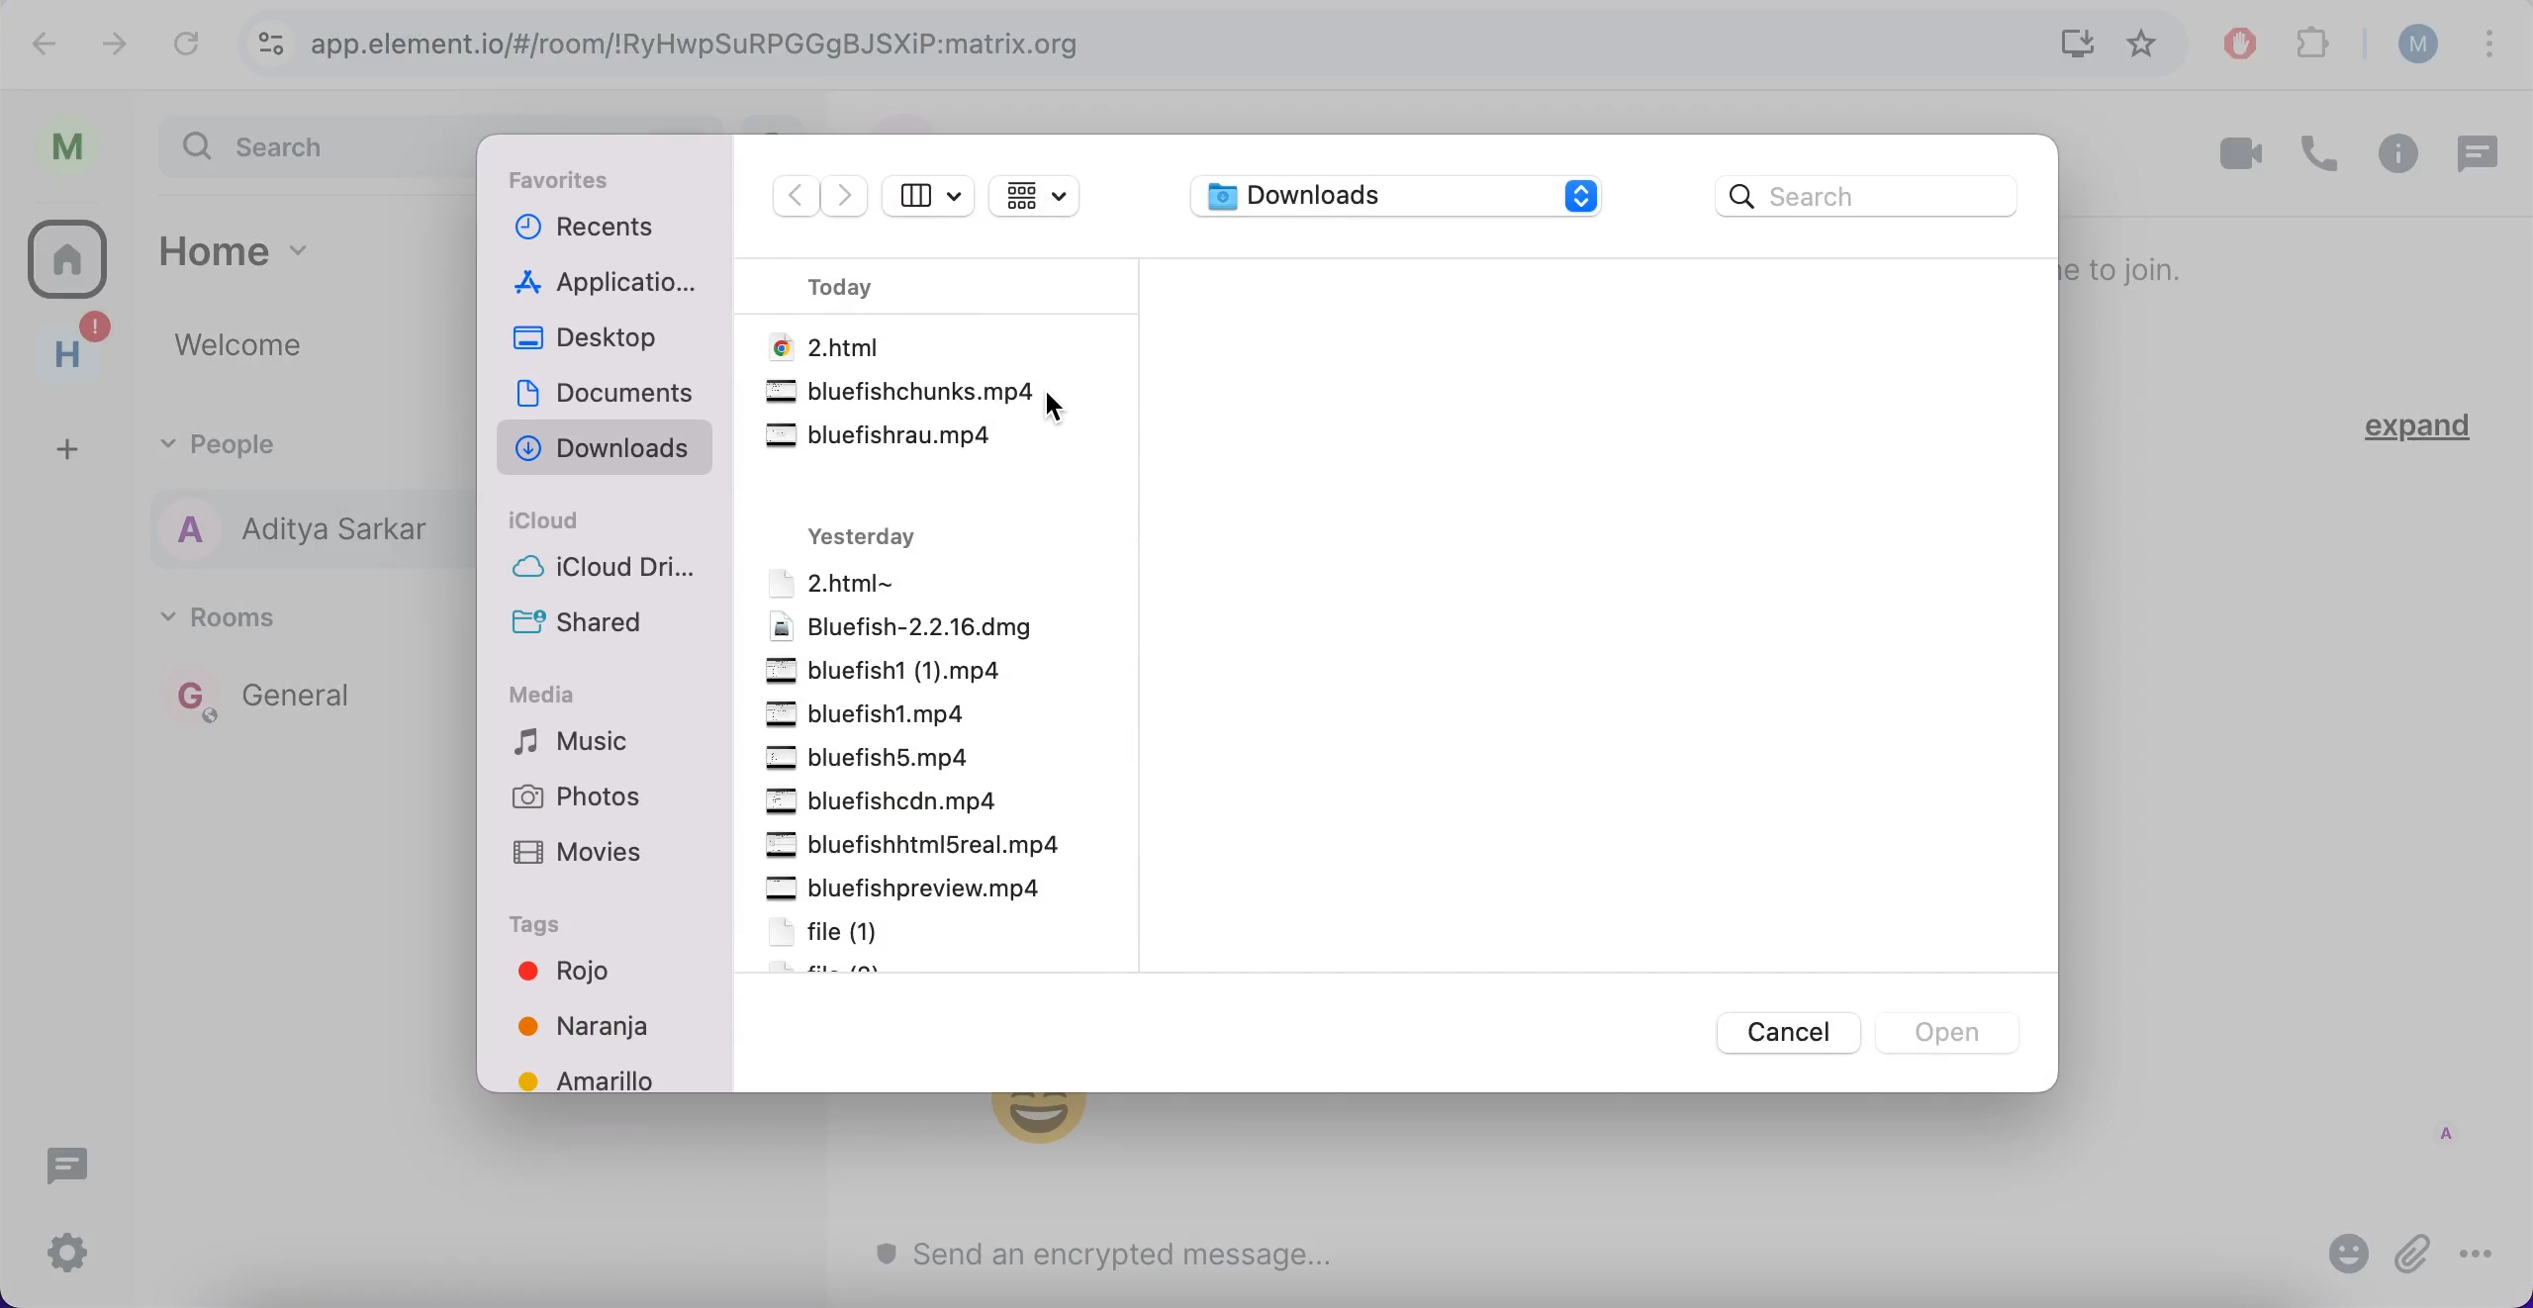 The image size is (2533, 1308). Describe the element at coordinates (897, 390) in the screenshot. I see `bluefishchunks.mp4` at that location.